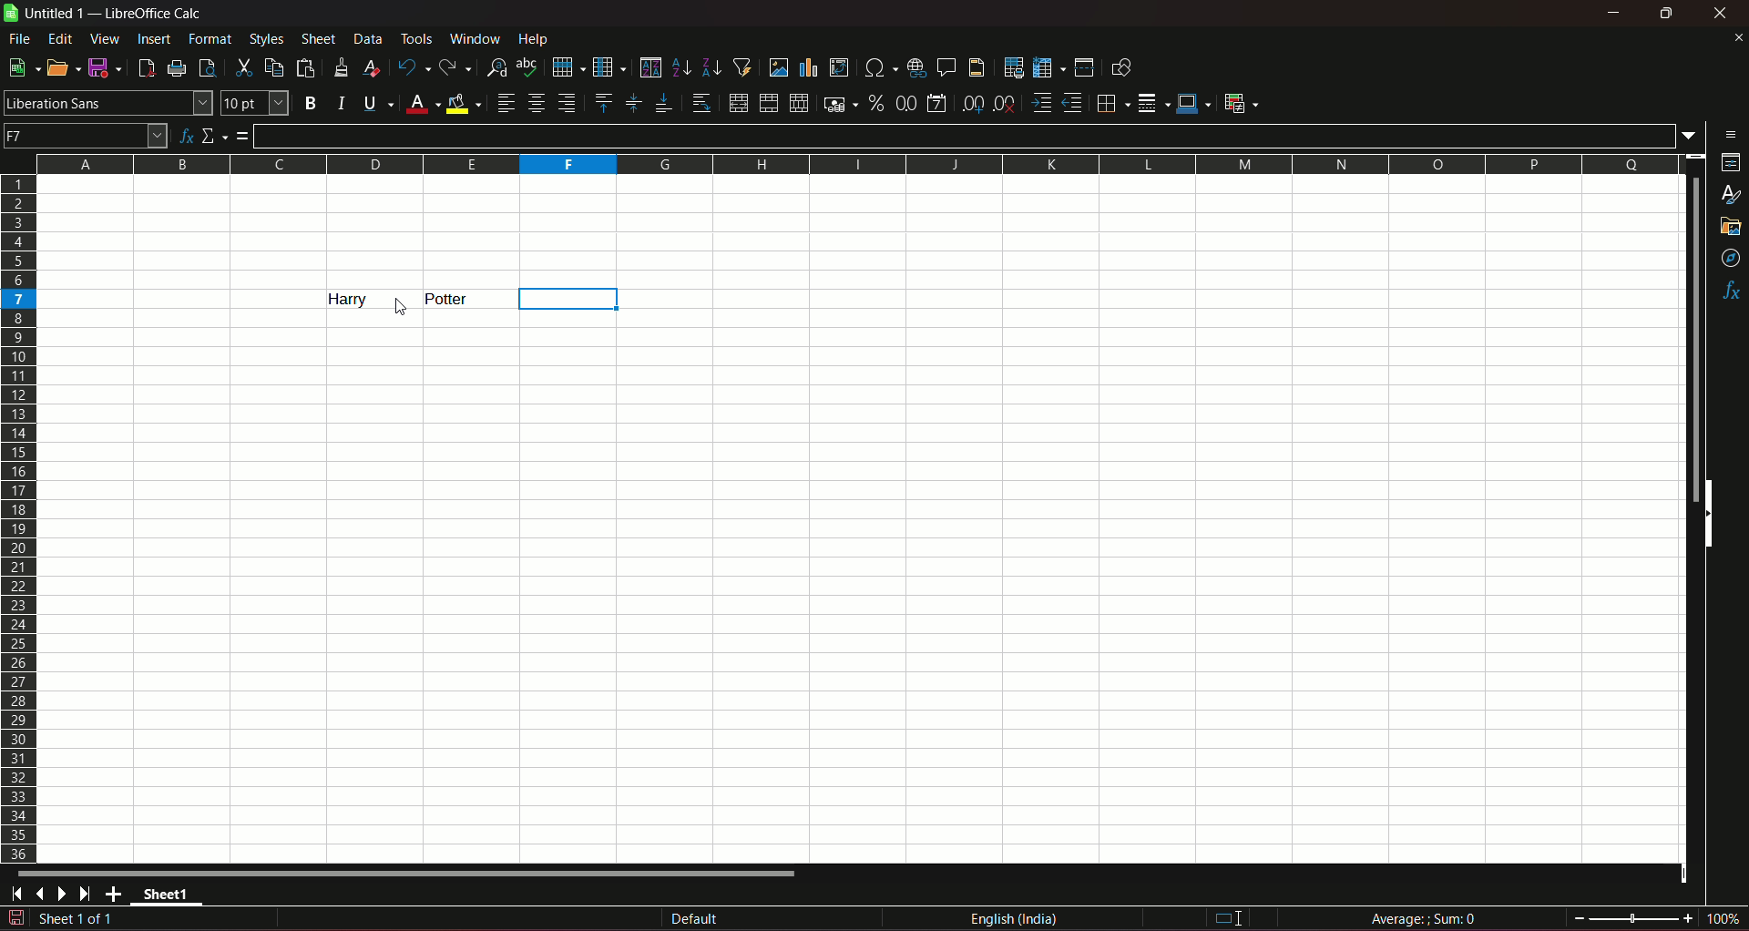  Describe the element at coordinates (1731, 292) in the screenshot. I see `functions` at that location.